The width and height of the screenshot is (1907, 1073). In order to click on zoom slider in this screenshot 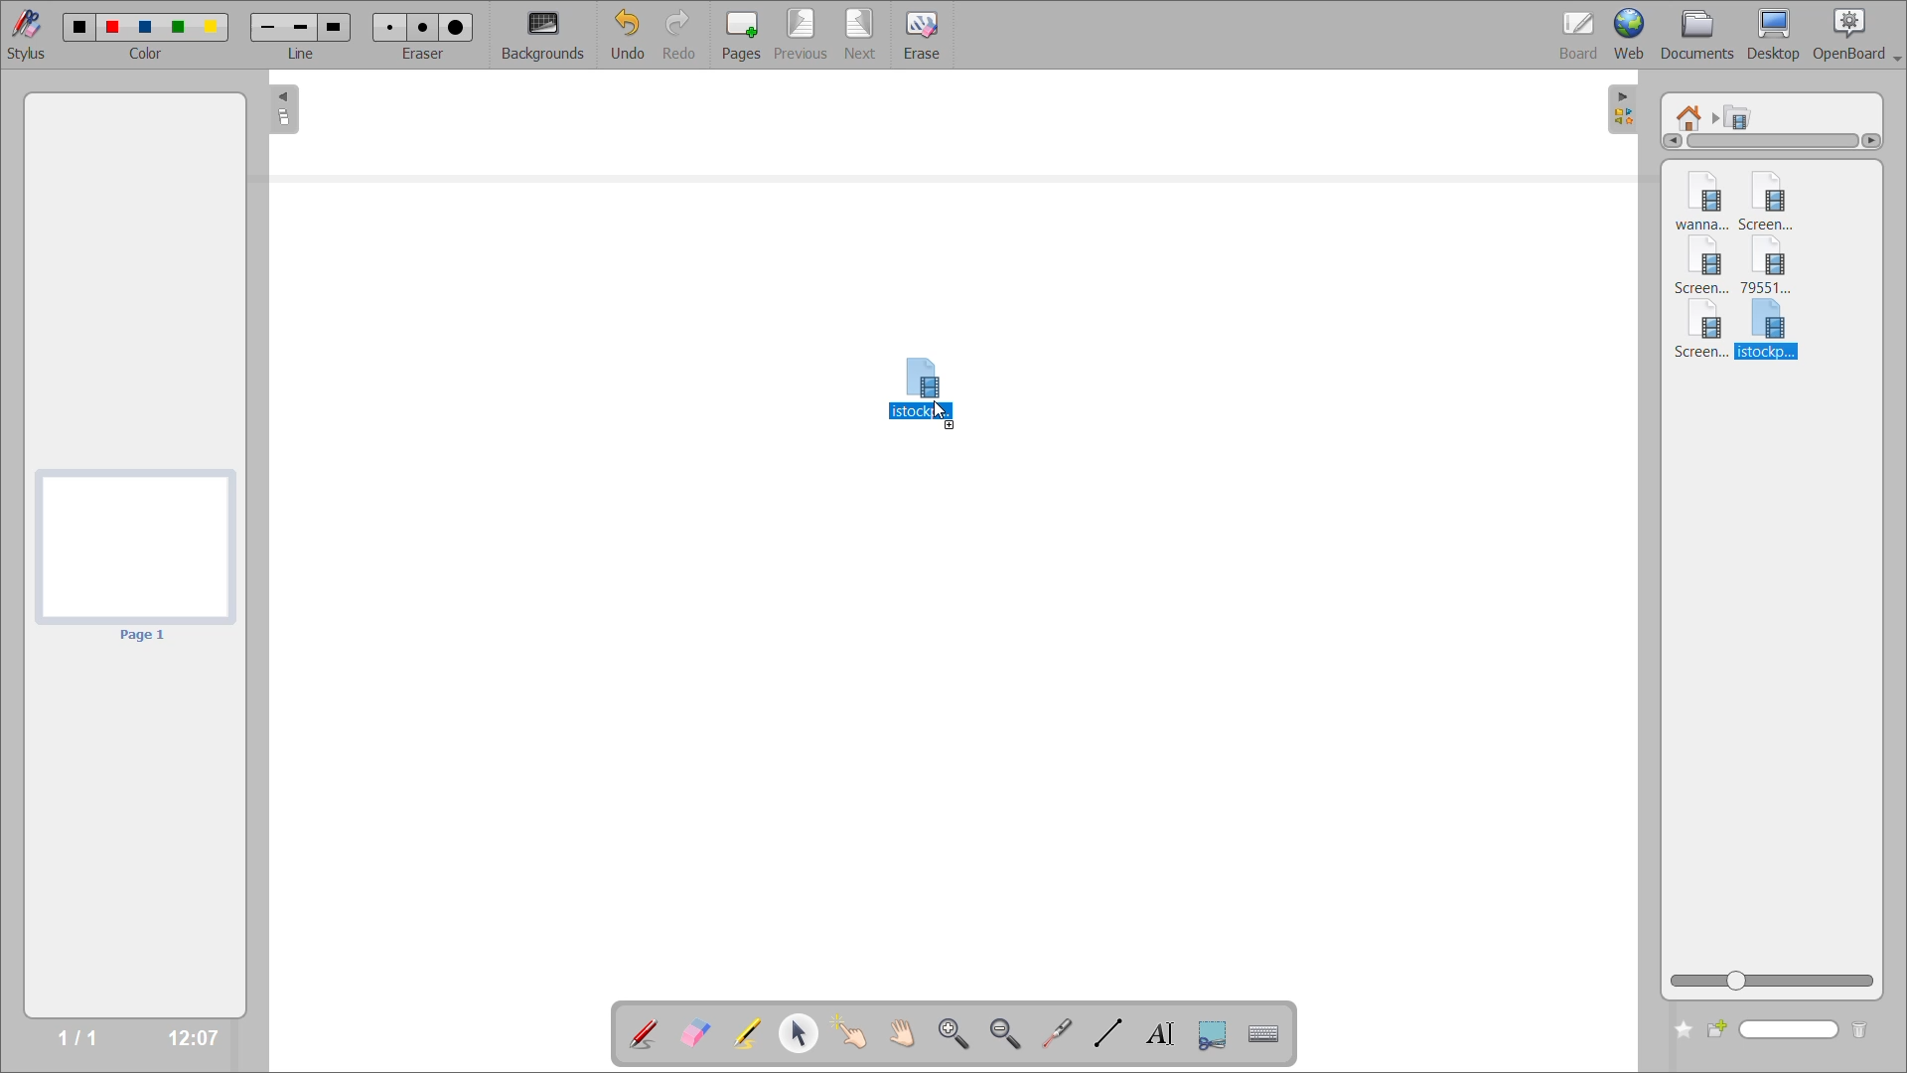, I will do `click(1776, 982)`.